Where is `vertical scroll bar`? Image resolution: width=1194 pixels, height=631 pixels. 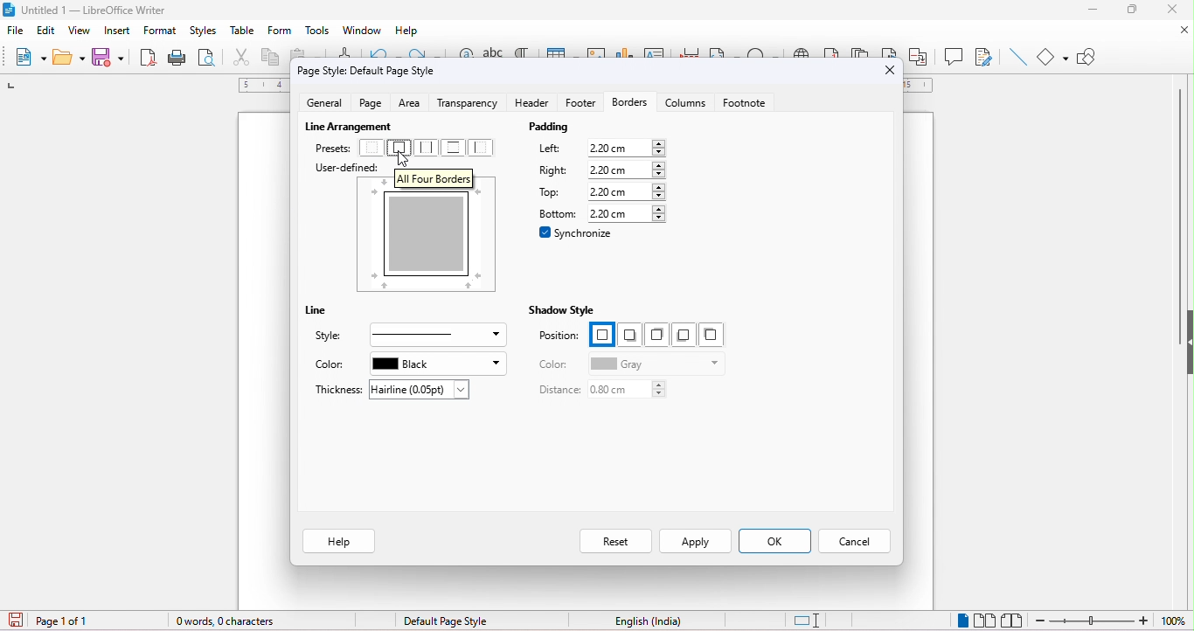
vertical scroll bar is located at coordinates (1181, 192).